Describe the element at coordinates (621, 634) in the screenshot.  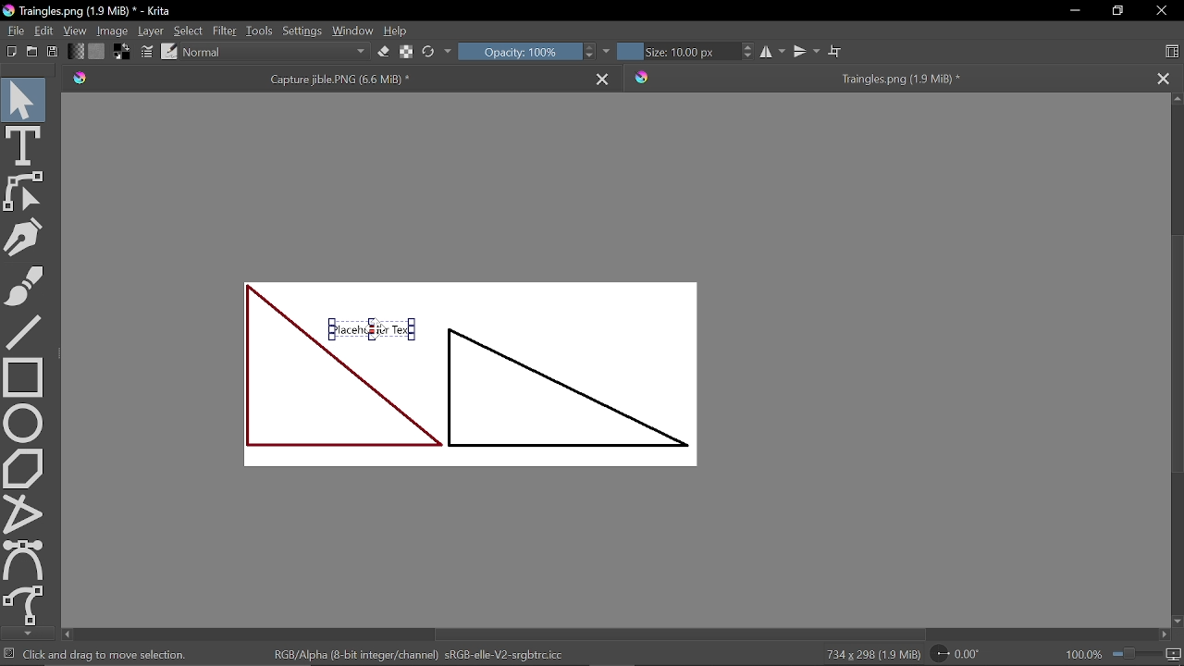
I see `Horizontal scrollbar` at that location.